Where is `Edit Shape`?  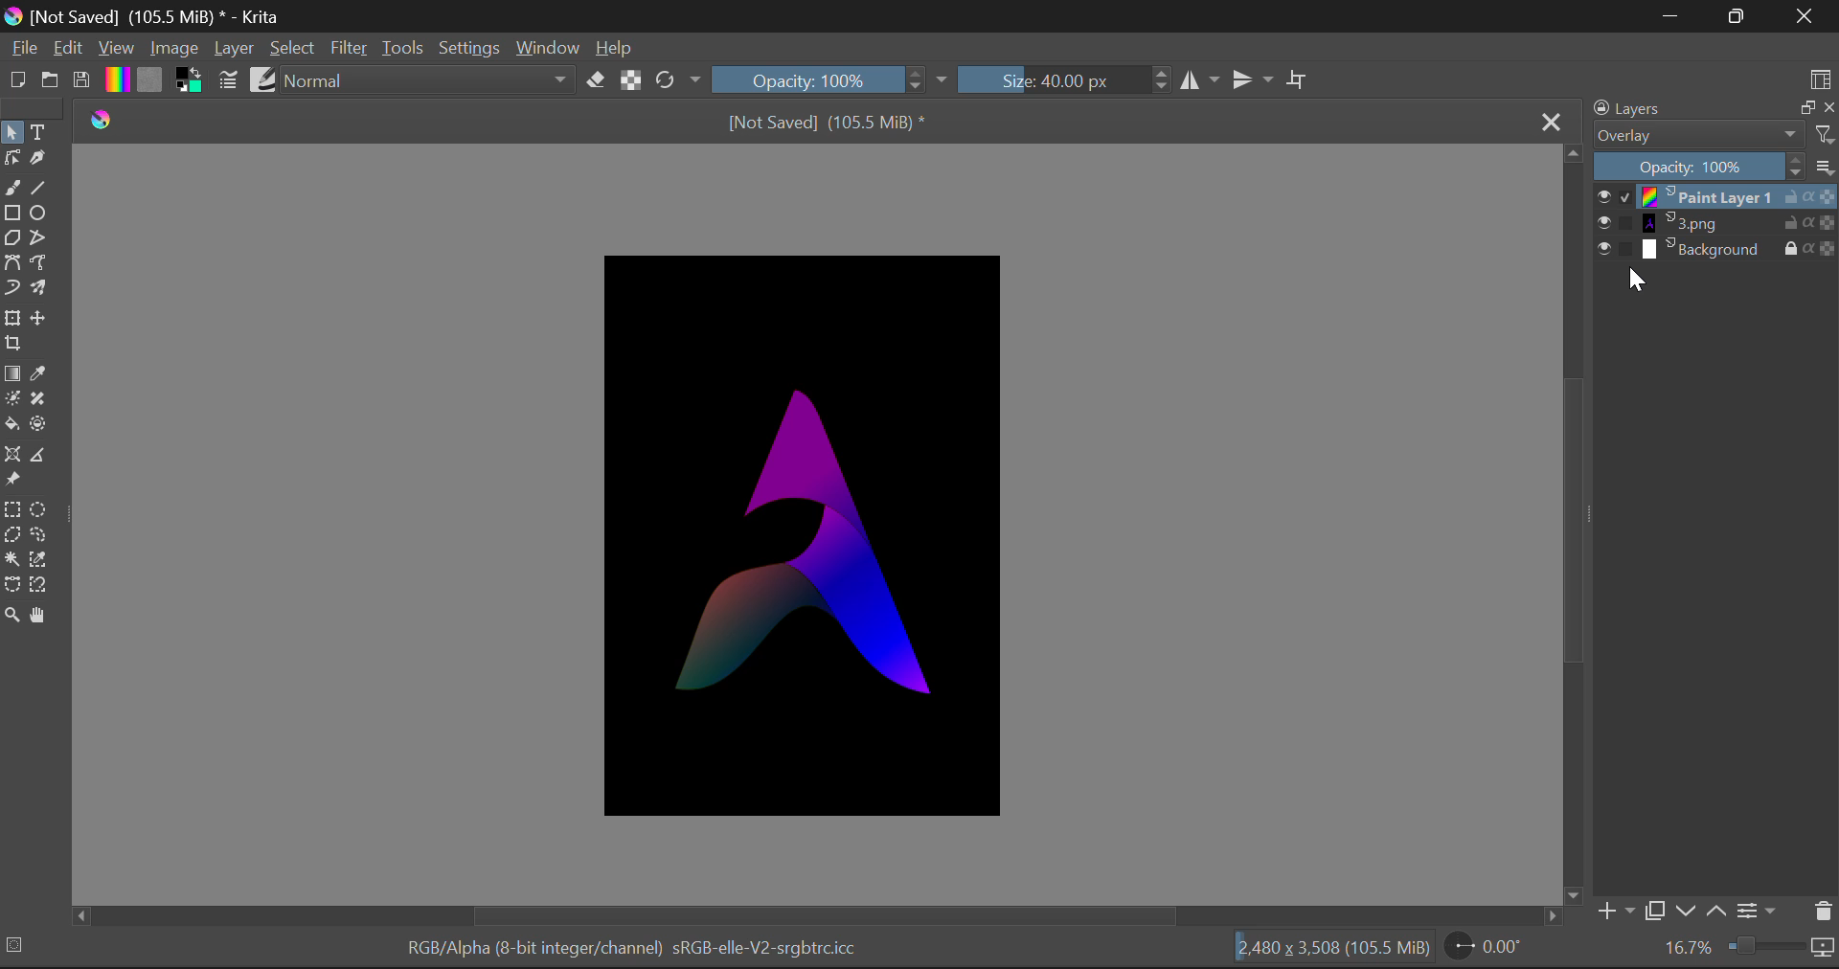
Edit Shape is located at coordinates (11, 158).